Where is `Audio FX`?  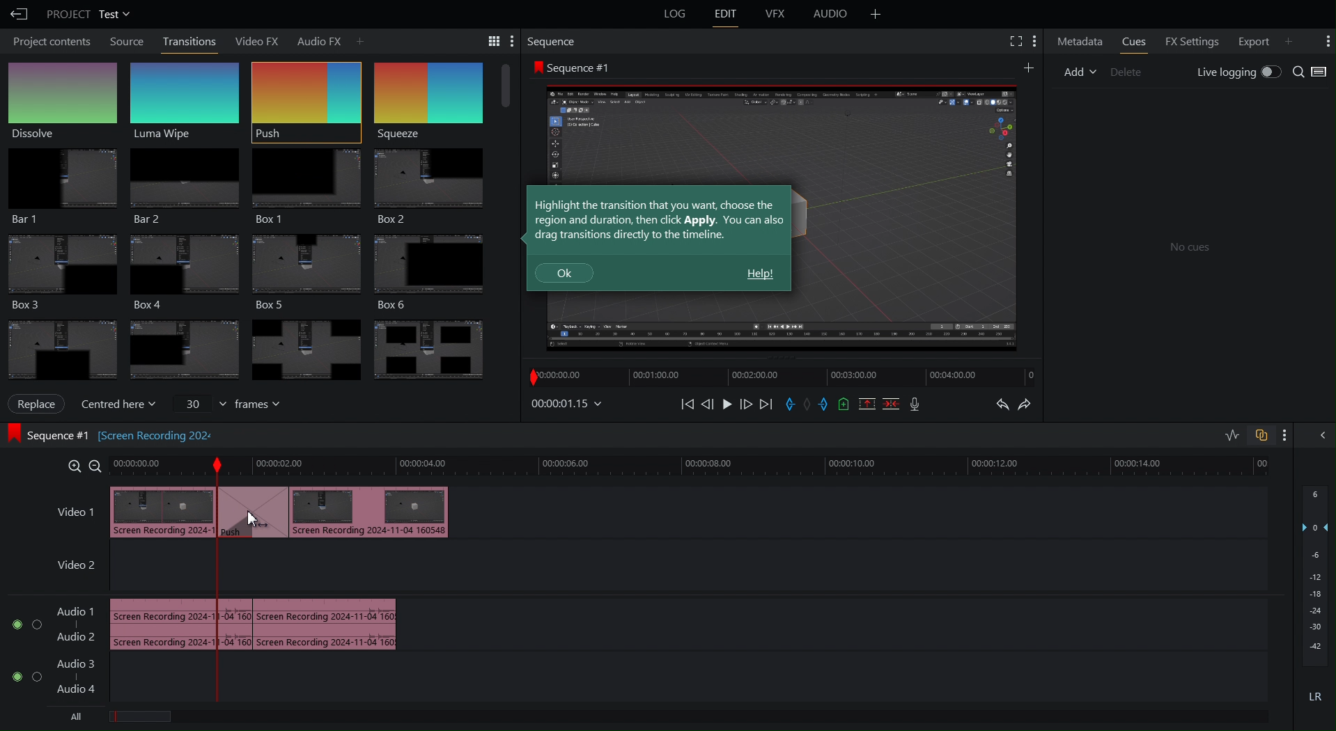
Audio FX is located at coordinates (315, 39).